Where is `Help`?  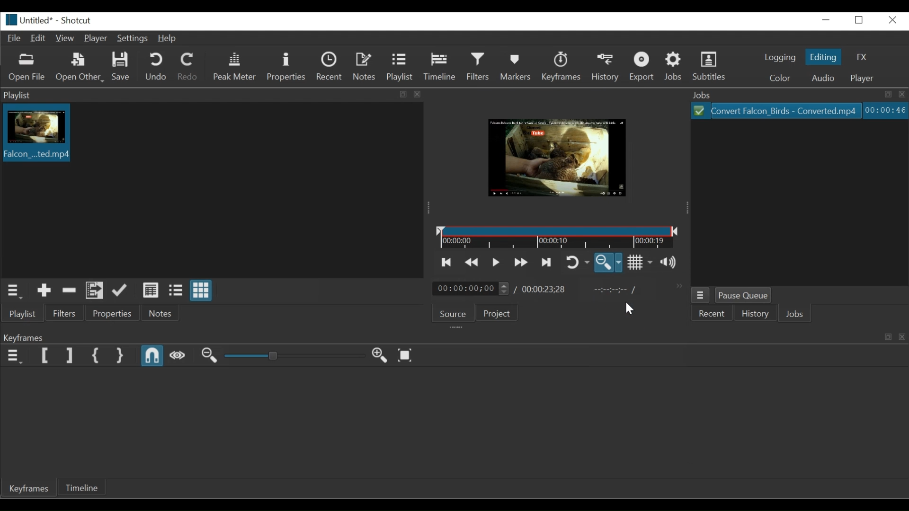 Help is located at coordinates (169, 39).